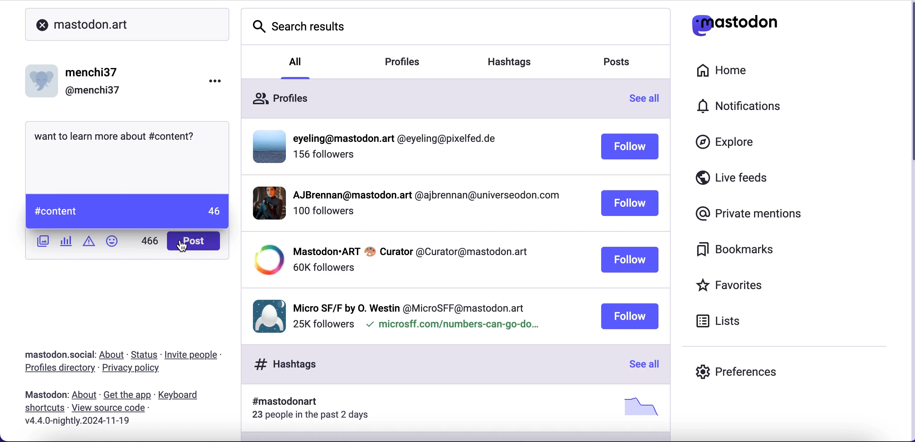  What do you see at coordinates (145, 355) in the screenshot?
I see `status` at bounding box center [145, 355].